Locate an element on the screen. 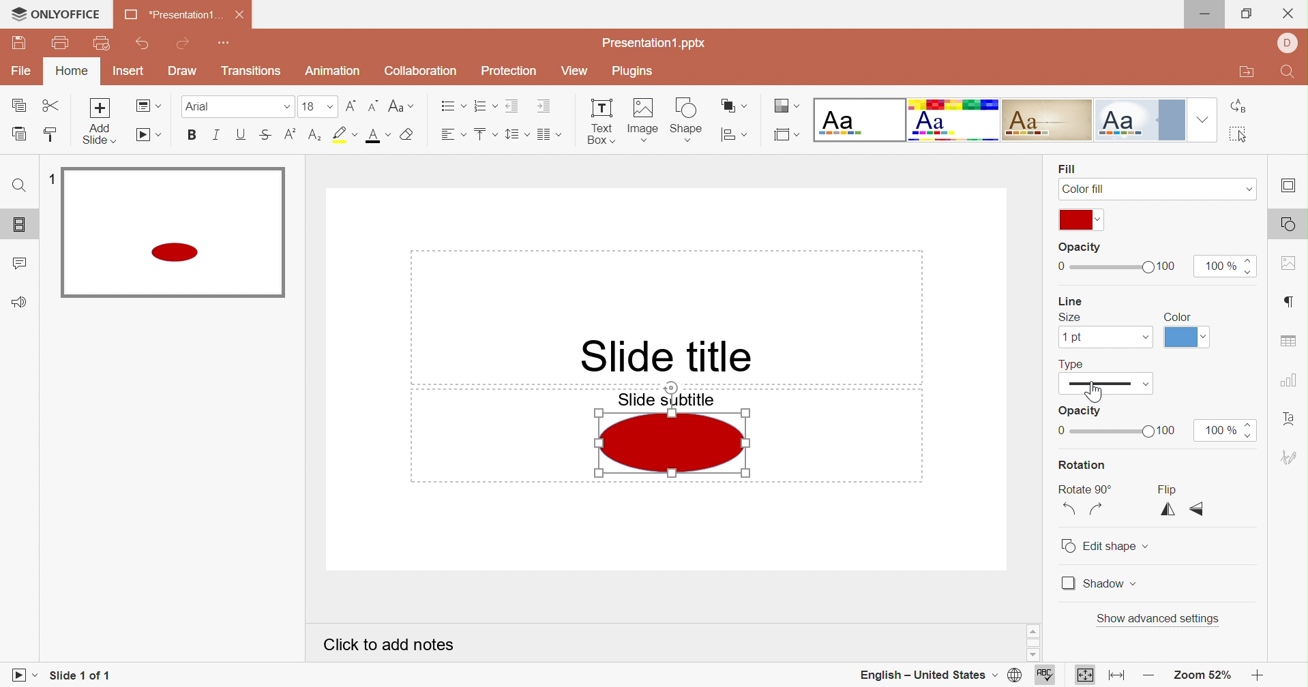 The width and height of the screenshot is (1308, 687). File is located at coordinates (21, 72).